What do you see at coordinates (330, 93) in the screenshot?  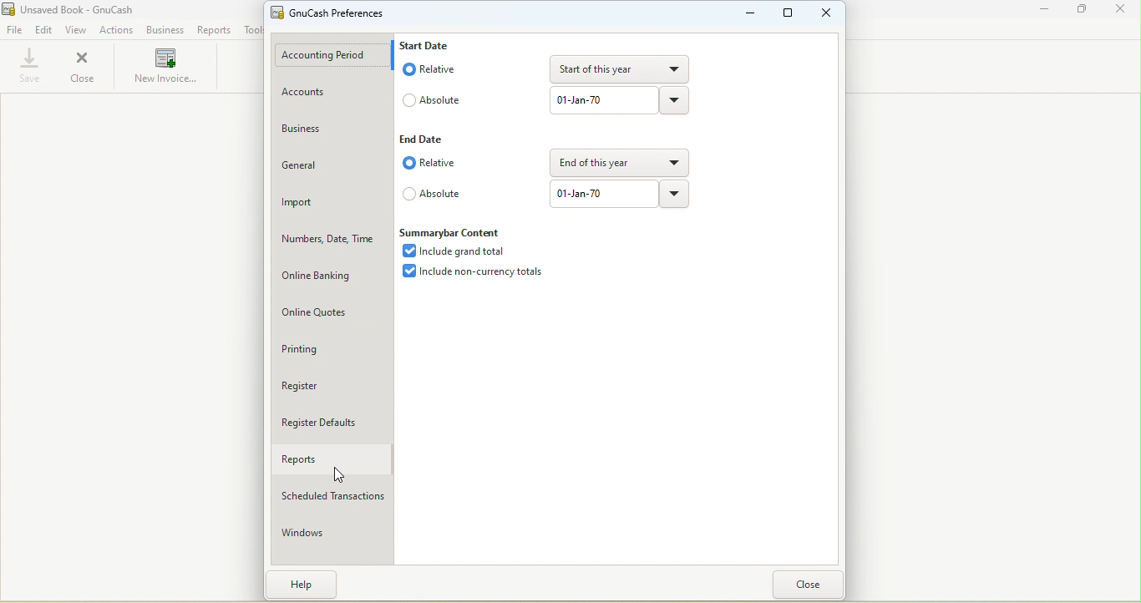 I see `Accounts` at bounding box center [330, 93].